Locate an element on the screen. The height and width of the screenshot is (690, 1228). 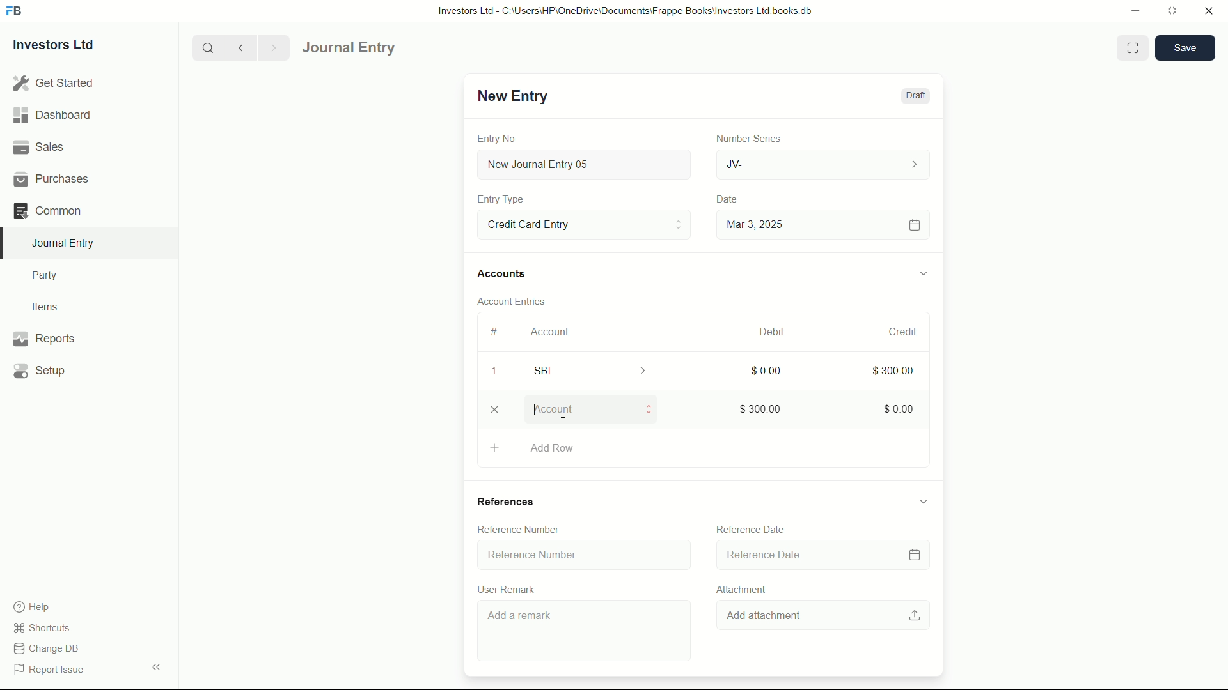
# is located at coordinates (495, 332).